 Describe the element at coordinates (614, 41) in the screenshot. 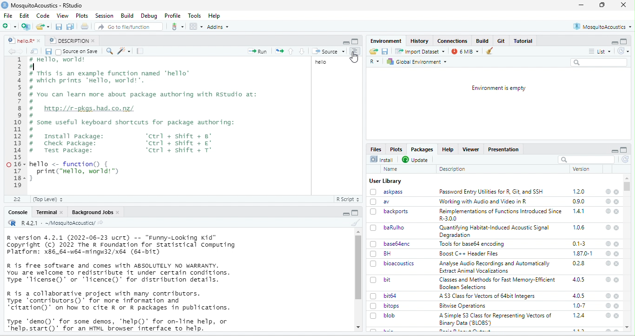

I see `minimize` at that location.